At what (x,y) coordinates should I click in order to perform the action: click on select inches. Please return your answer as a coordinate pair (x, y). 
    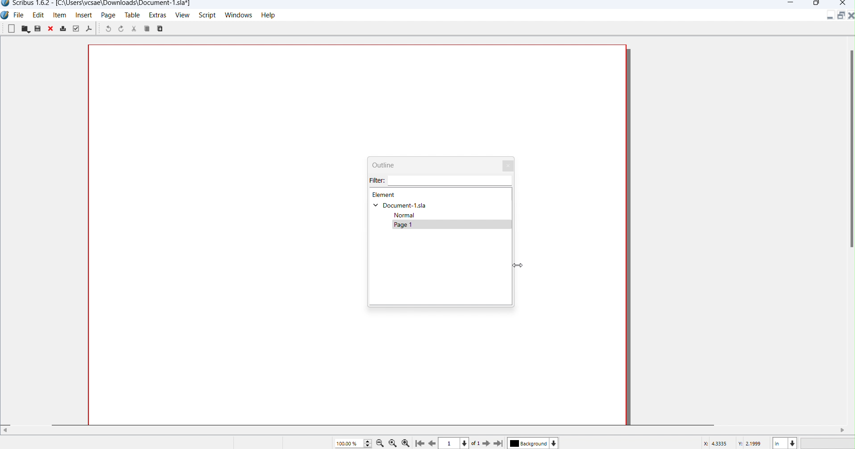
    Looking at the image, I should click on (784, 443).